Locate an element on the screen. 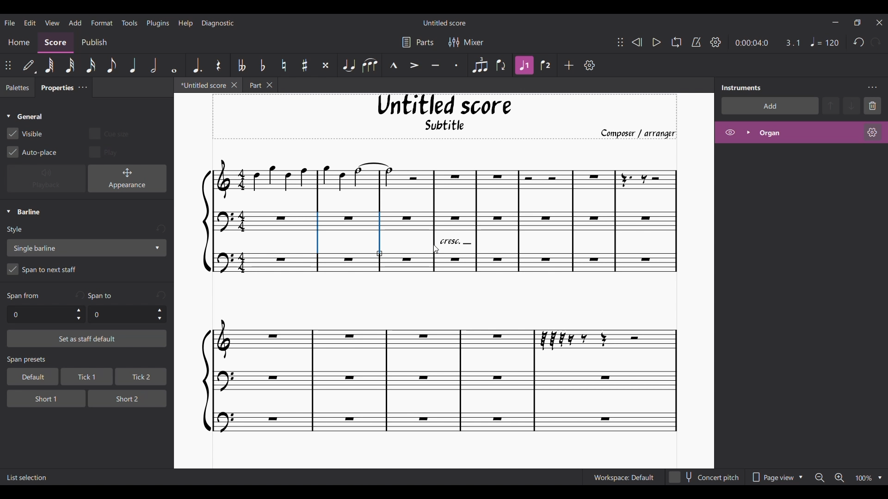  Composer/arranger is located at coordinates (642, 134).